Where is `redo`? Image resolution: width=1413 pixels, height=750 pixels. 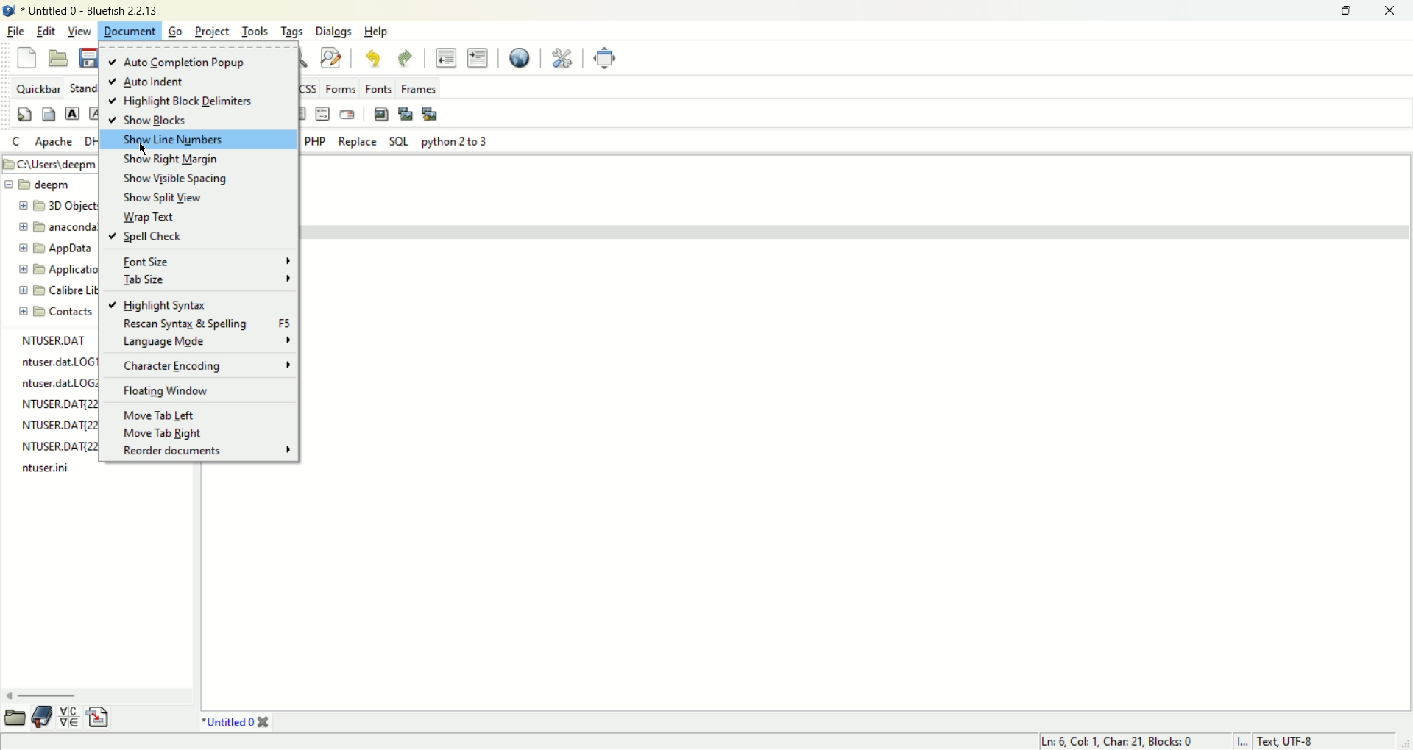 redo is located at coordinates (407, 58).